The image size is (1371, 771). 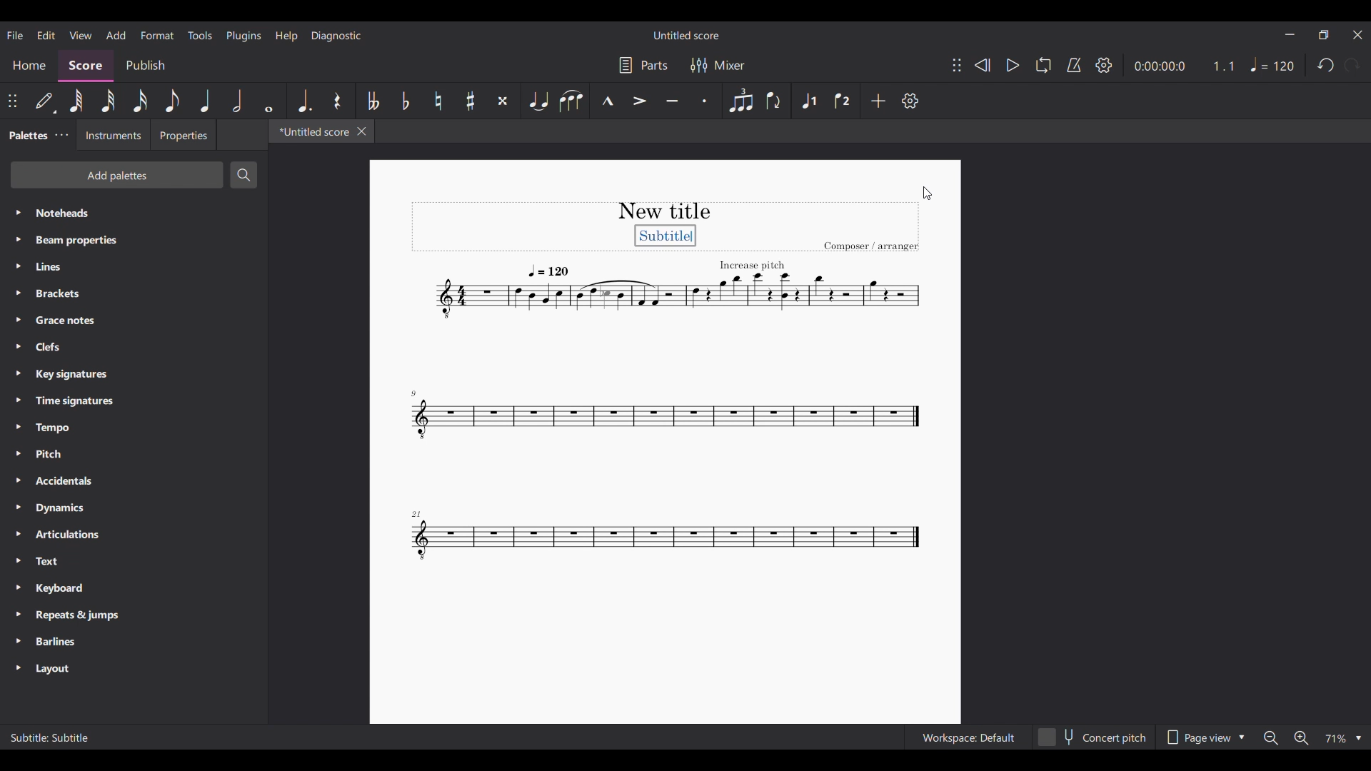 I want to click on 8th note, so click(x=173, y=101).